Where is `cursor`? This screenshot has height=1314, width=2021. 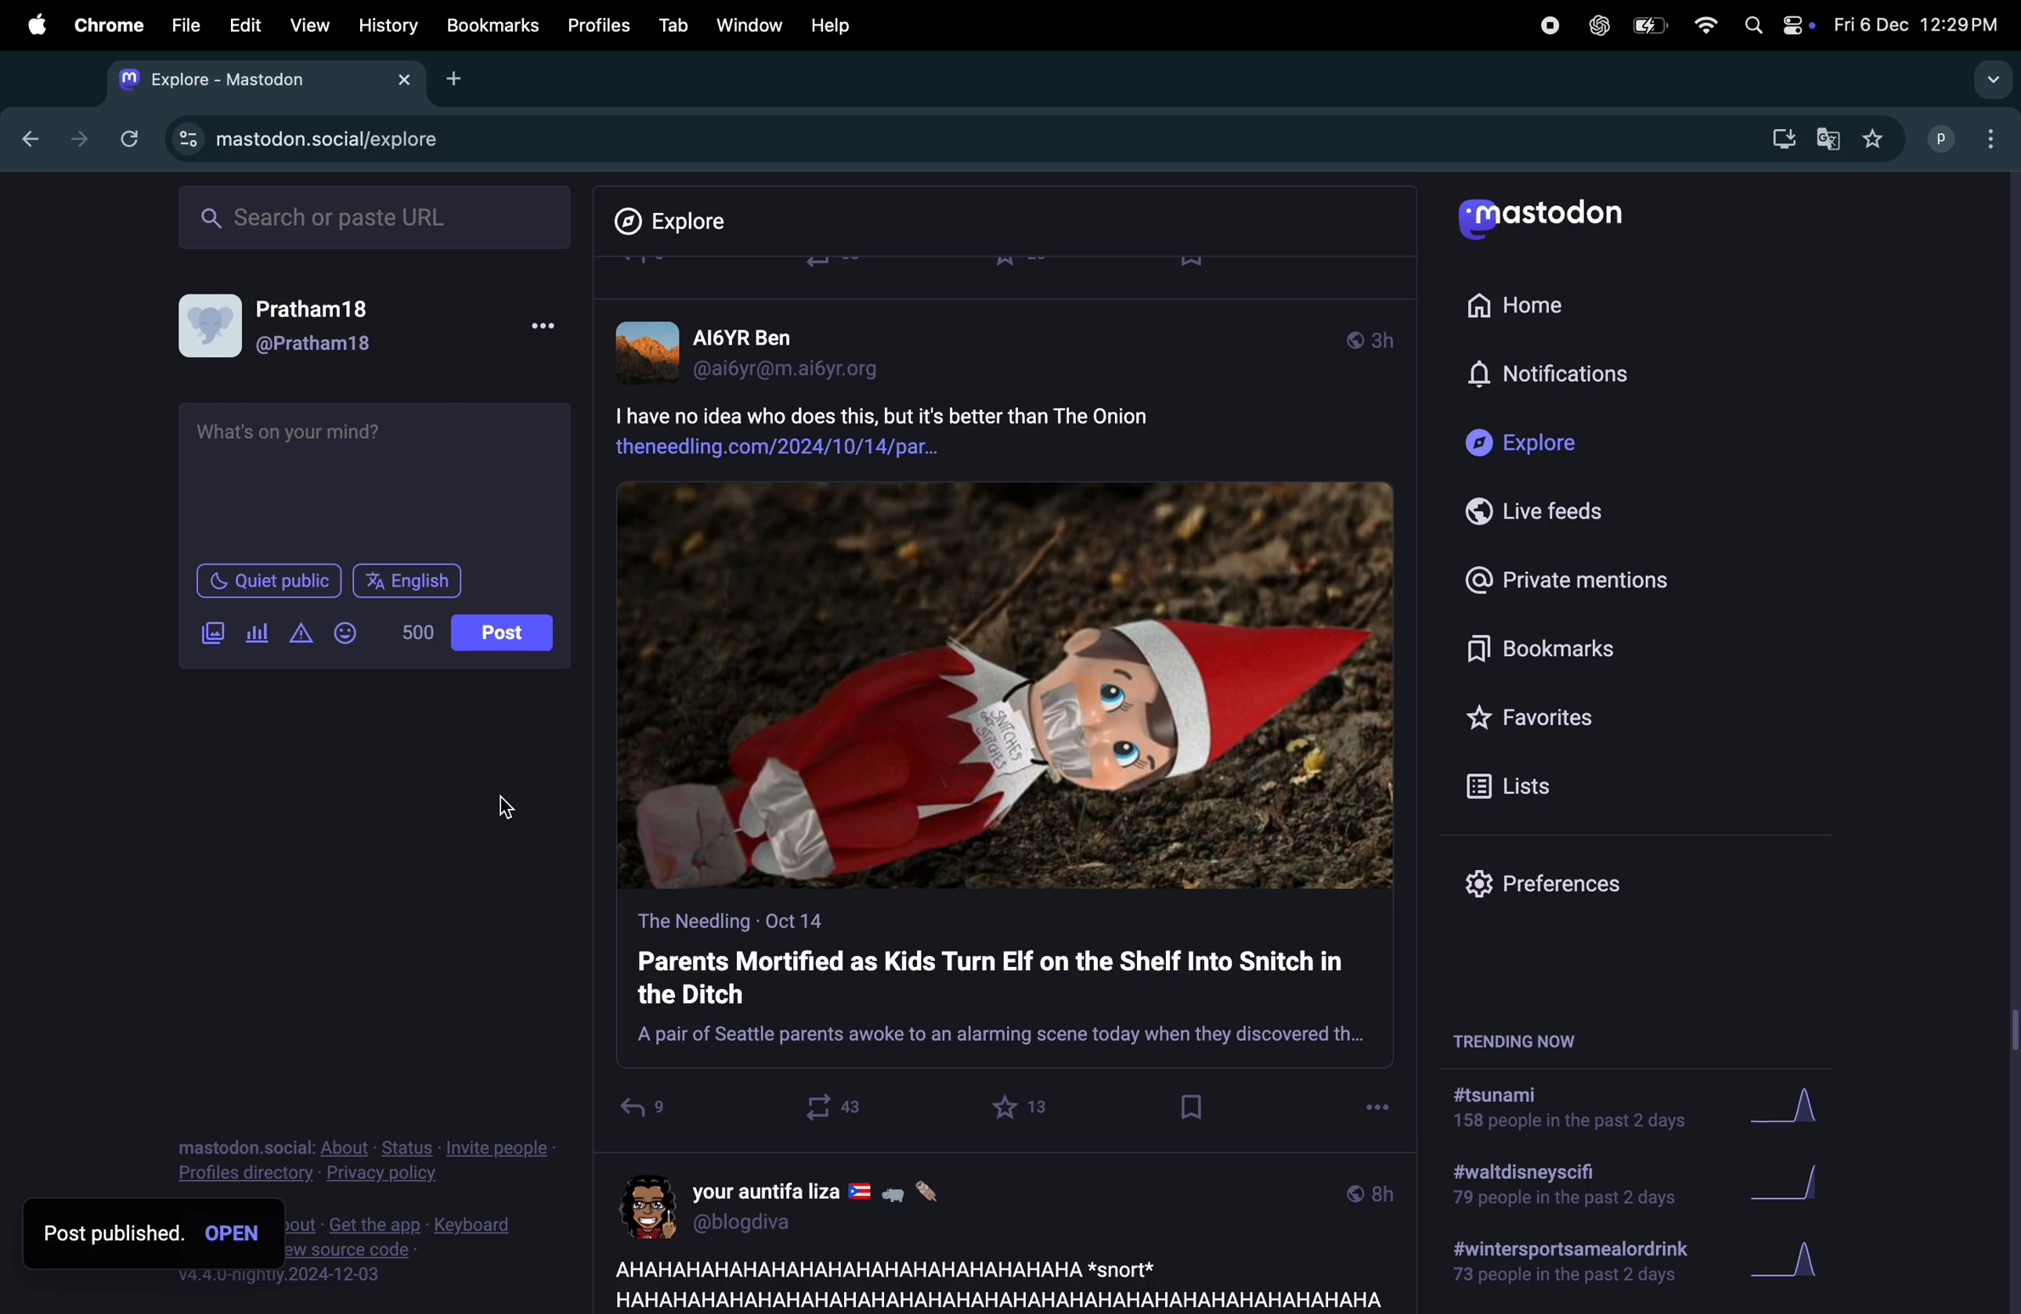
cursor is located at coordinates (666, 1126).